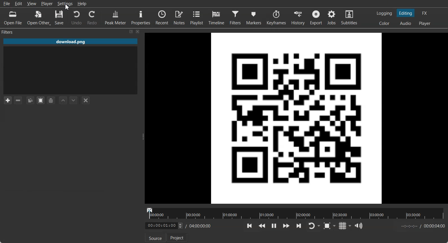 This screenshot has height=243, width=448. Describe the element at coordinates (425, 13) in the screenshot. I see `Switch to the effect only layout` at that location.